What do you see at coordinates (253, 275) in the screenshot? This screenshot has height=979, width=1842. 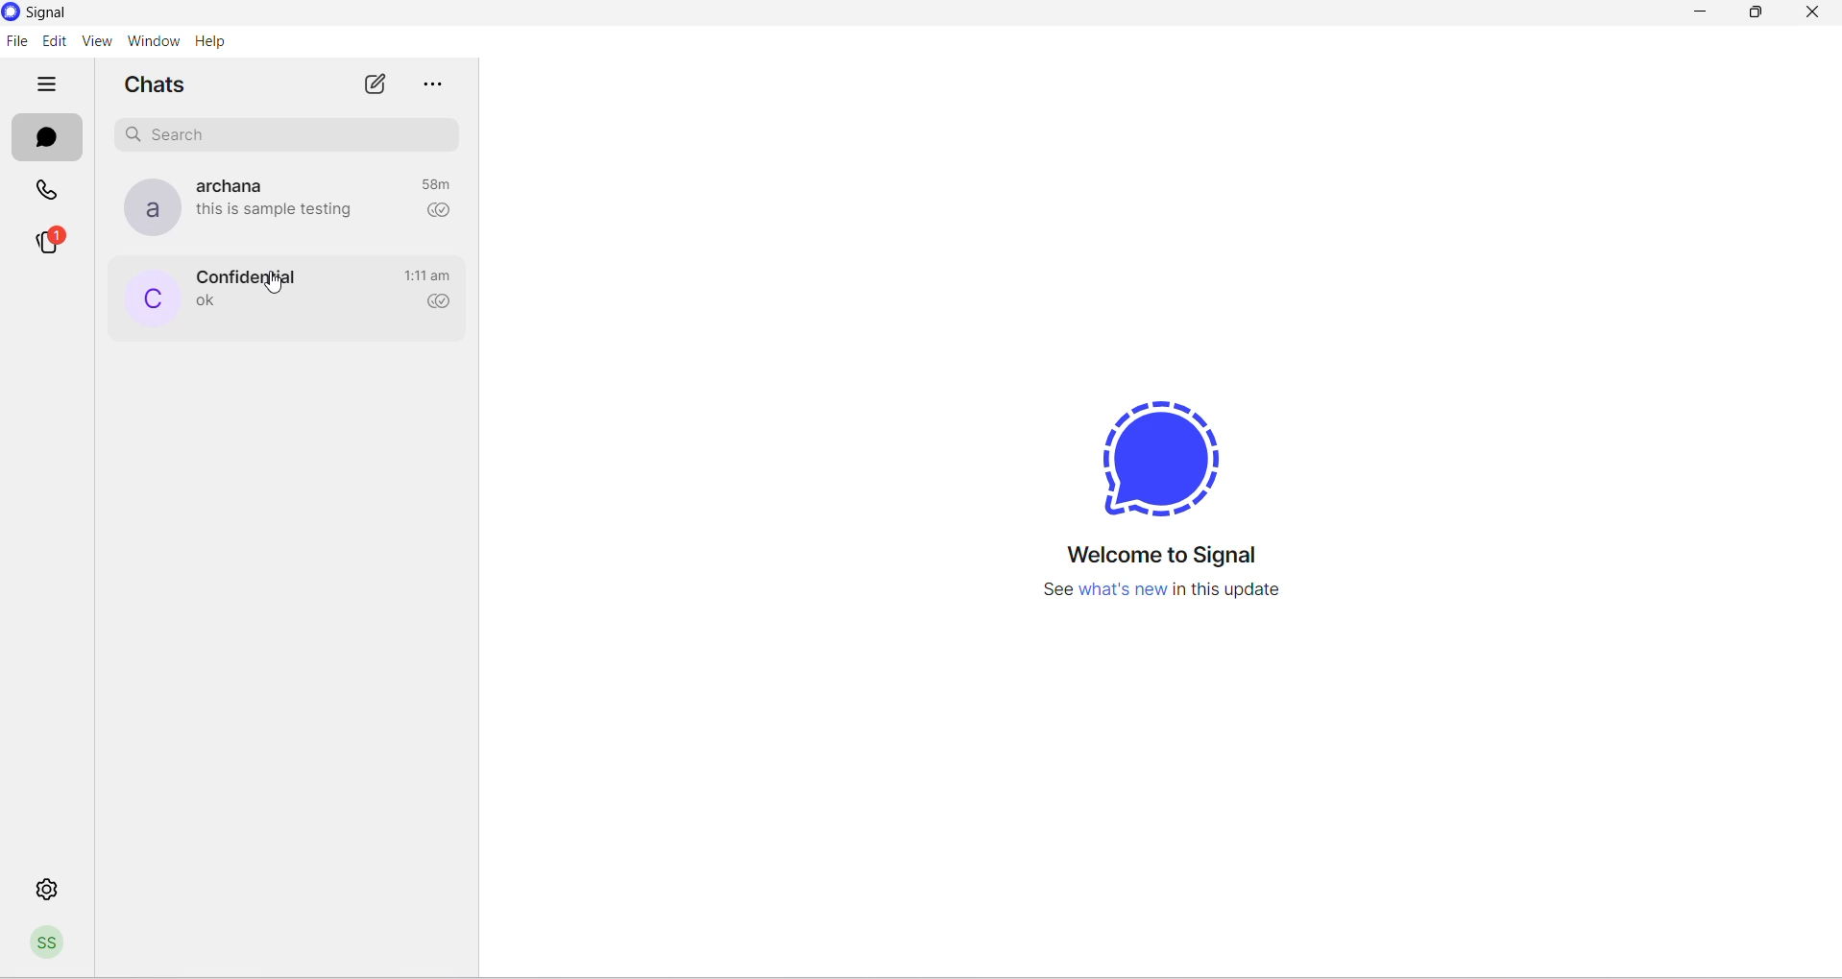 I see `contact name` at bounding box center [253, 275].